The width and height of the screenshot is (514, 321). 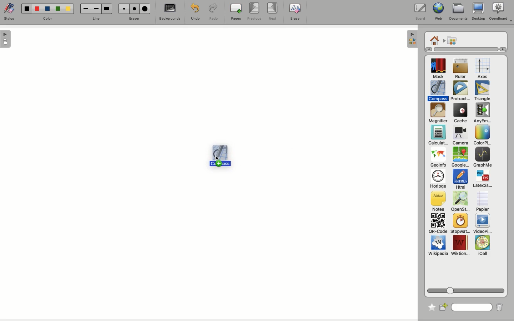 What do you see at coordinates (437, 12) in the screenshot?
I see `Web` at bounding box center [437, 12].